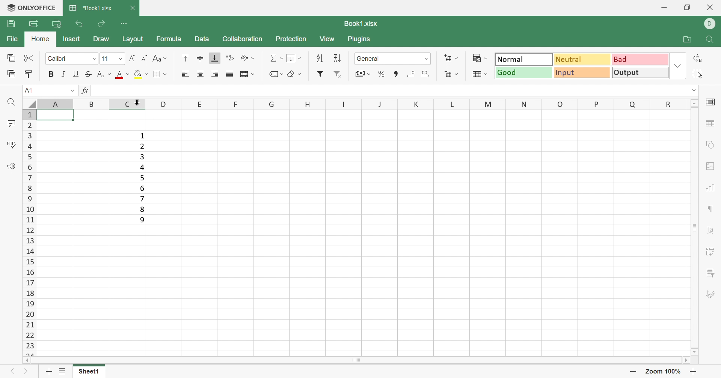 The height and width of the screenshot is (378, 721). I want to click on Minimize, so click(666, 7).